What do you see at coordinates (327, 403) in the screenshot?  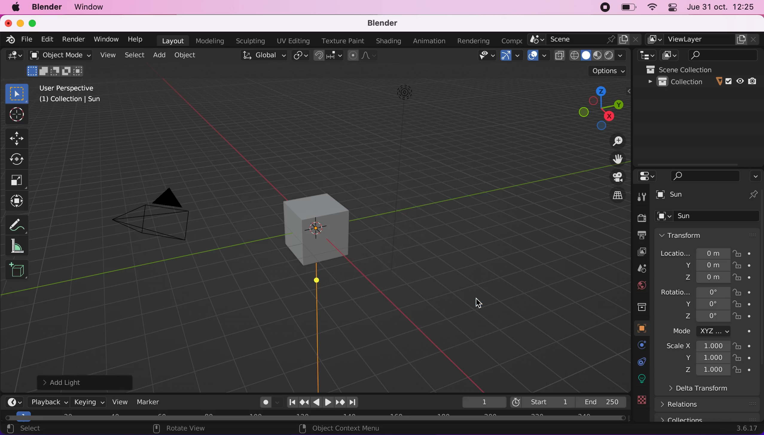 I see `Play animation` at bounding box center [327, 403].